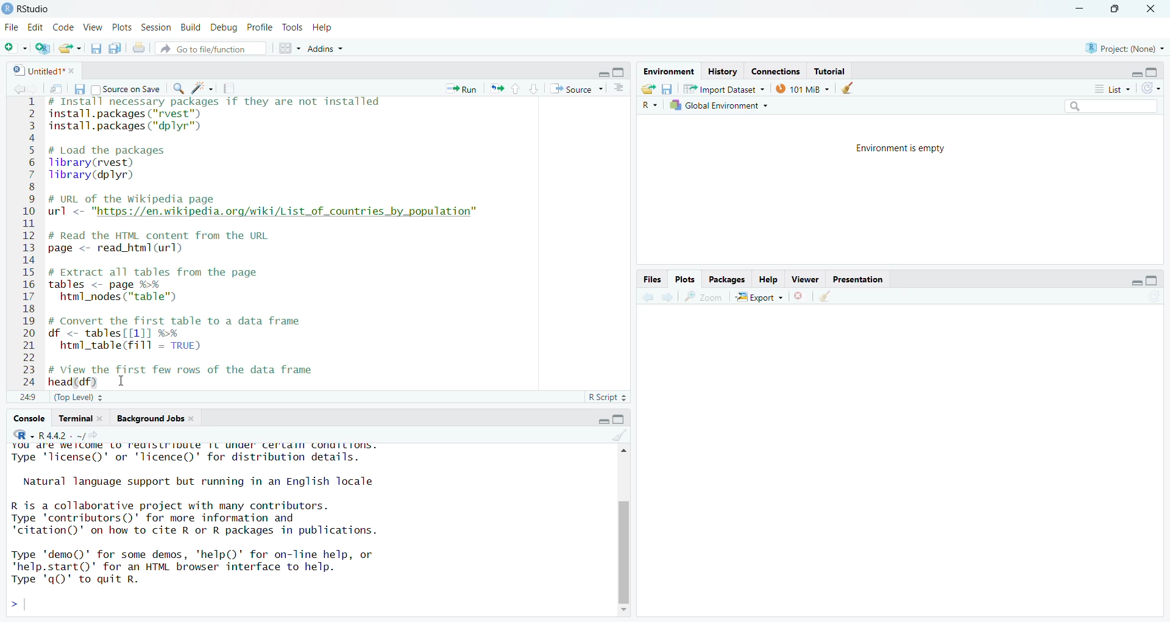  What do you see at coordinates (726, 279) in the screenshot?
I see `Packages` at bounding box center [726, 279].